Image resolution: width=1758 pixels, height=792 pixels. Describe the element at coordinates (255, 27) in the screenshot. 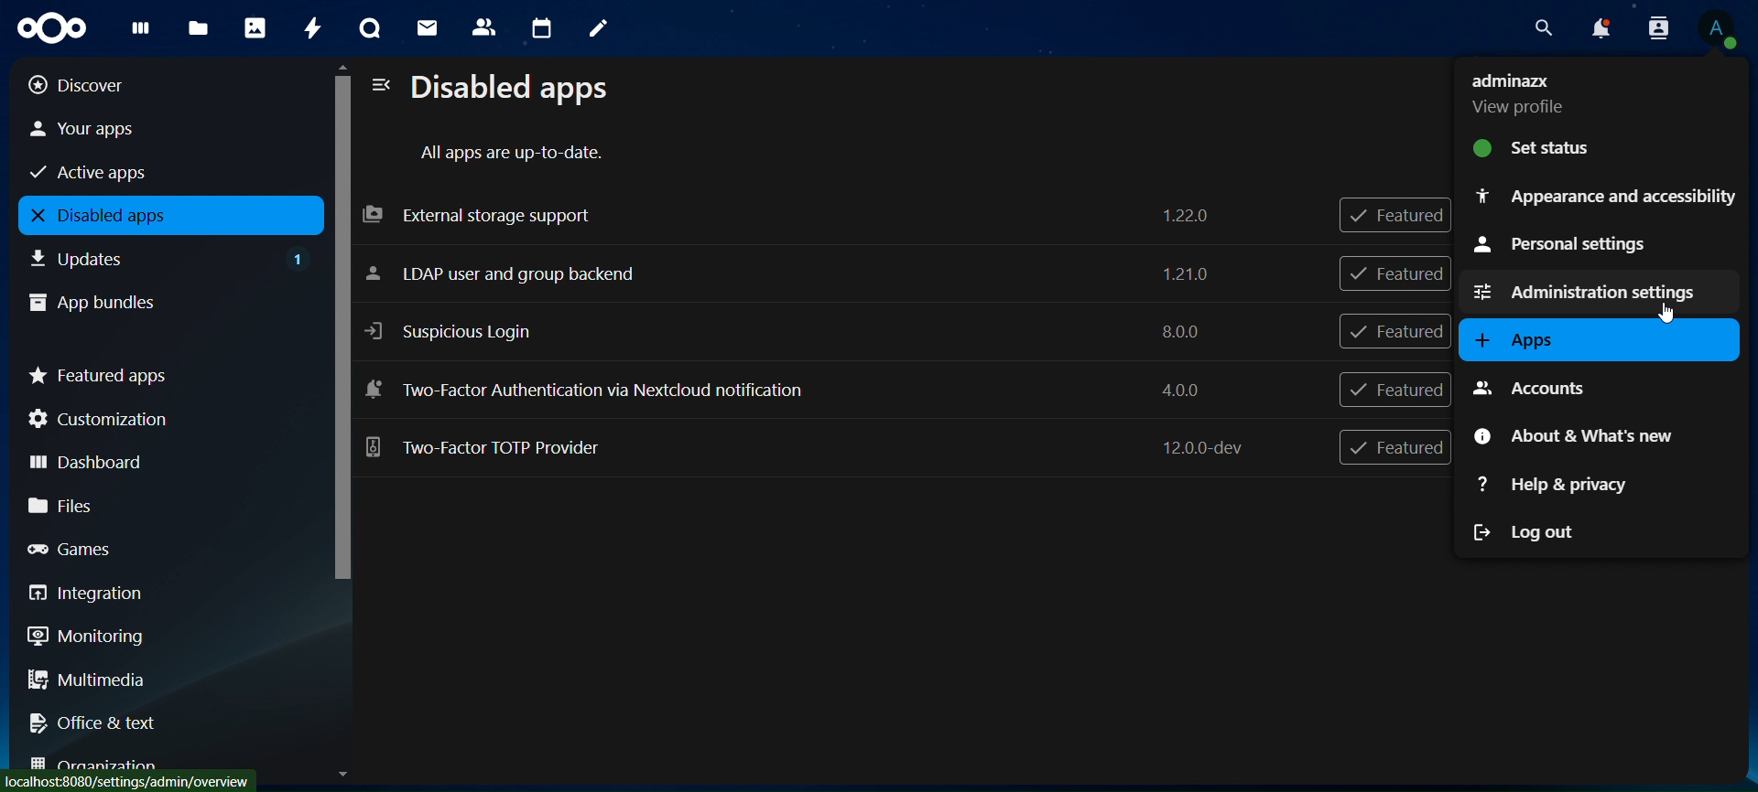

I see `photos` at that location.